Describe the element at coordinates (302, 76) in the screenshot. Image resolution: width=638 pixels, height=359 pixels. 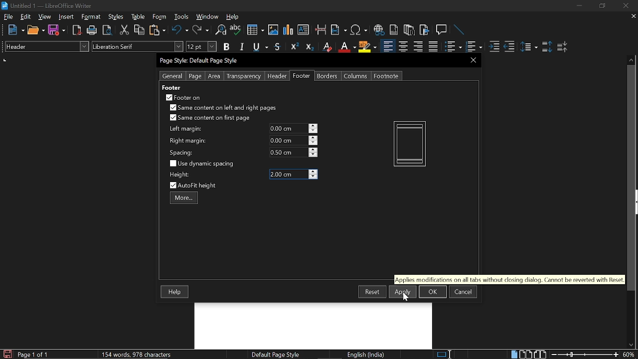
I see `Footer` at that location.